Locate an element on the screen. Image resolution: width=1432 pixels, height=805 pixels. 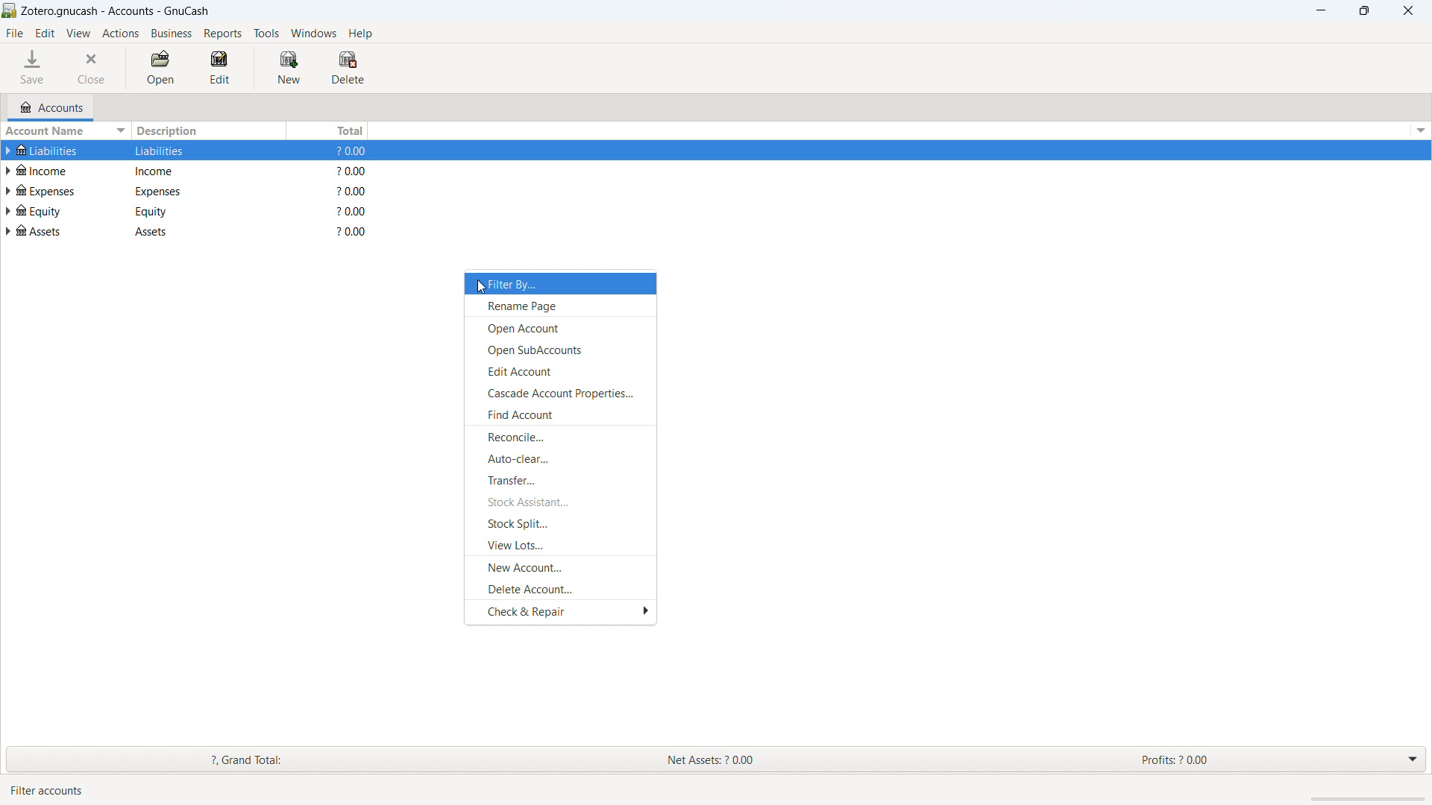
expenses is located at coordinates (53, 189).